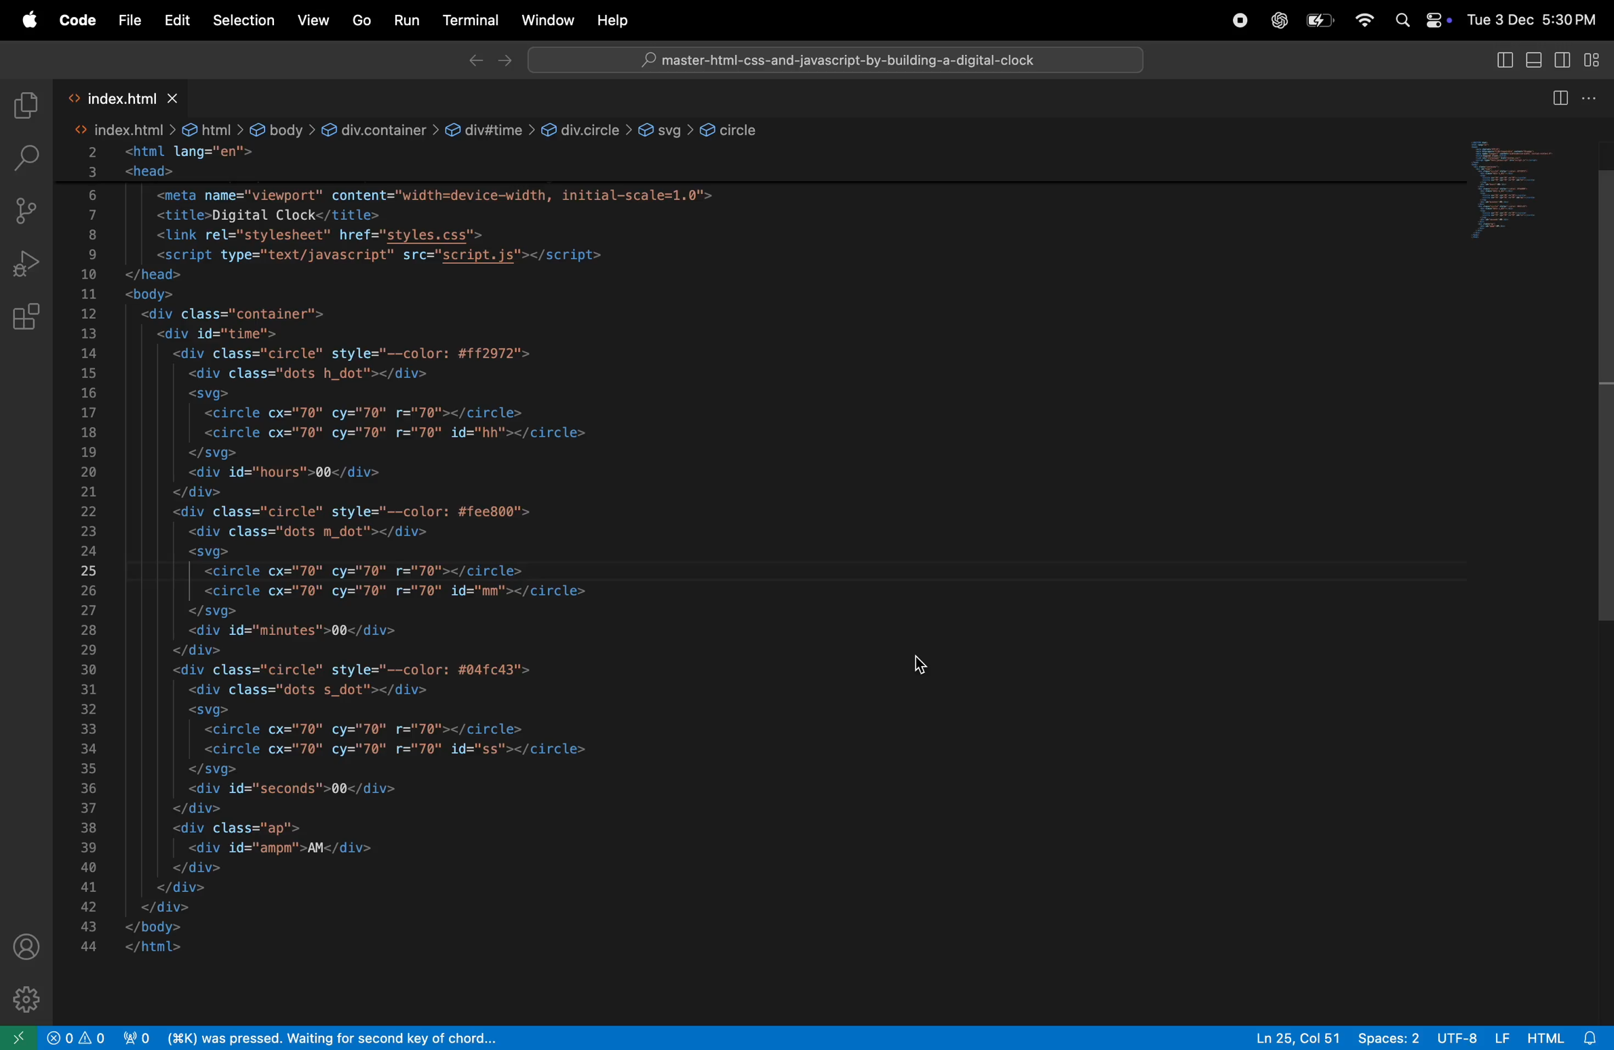 Image resolution: width=1614 pixels, height=1050 pixels. Describe the element at coordinates (311, 21) in the screenshot. I see `view` at that location.